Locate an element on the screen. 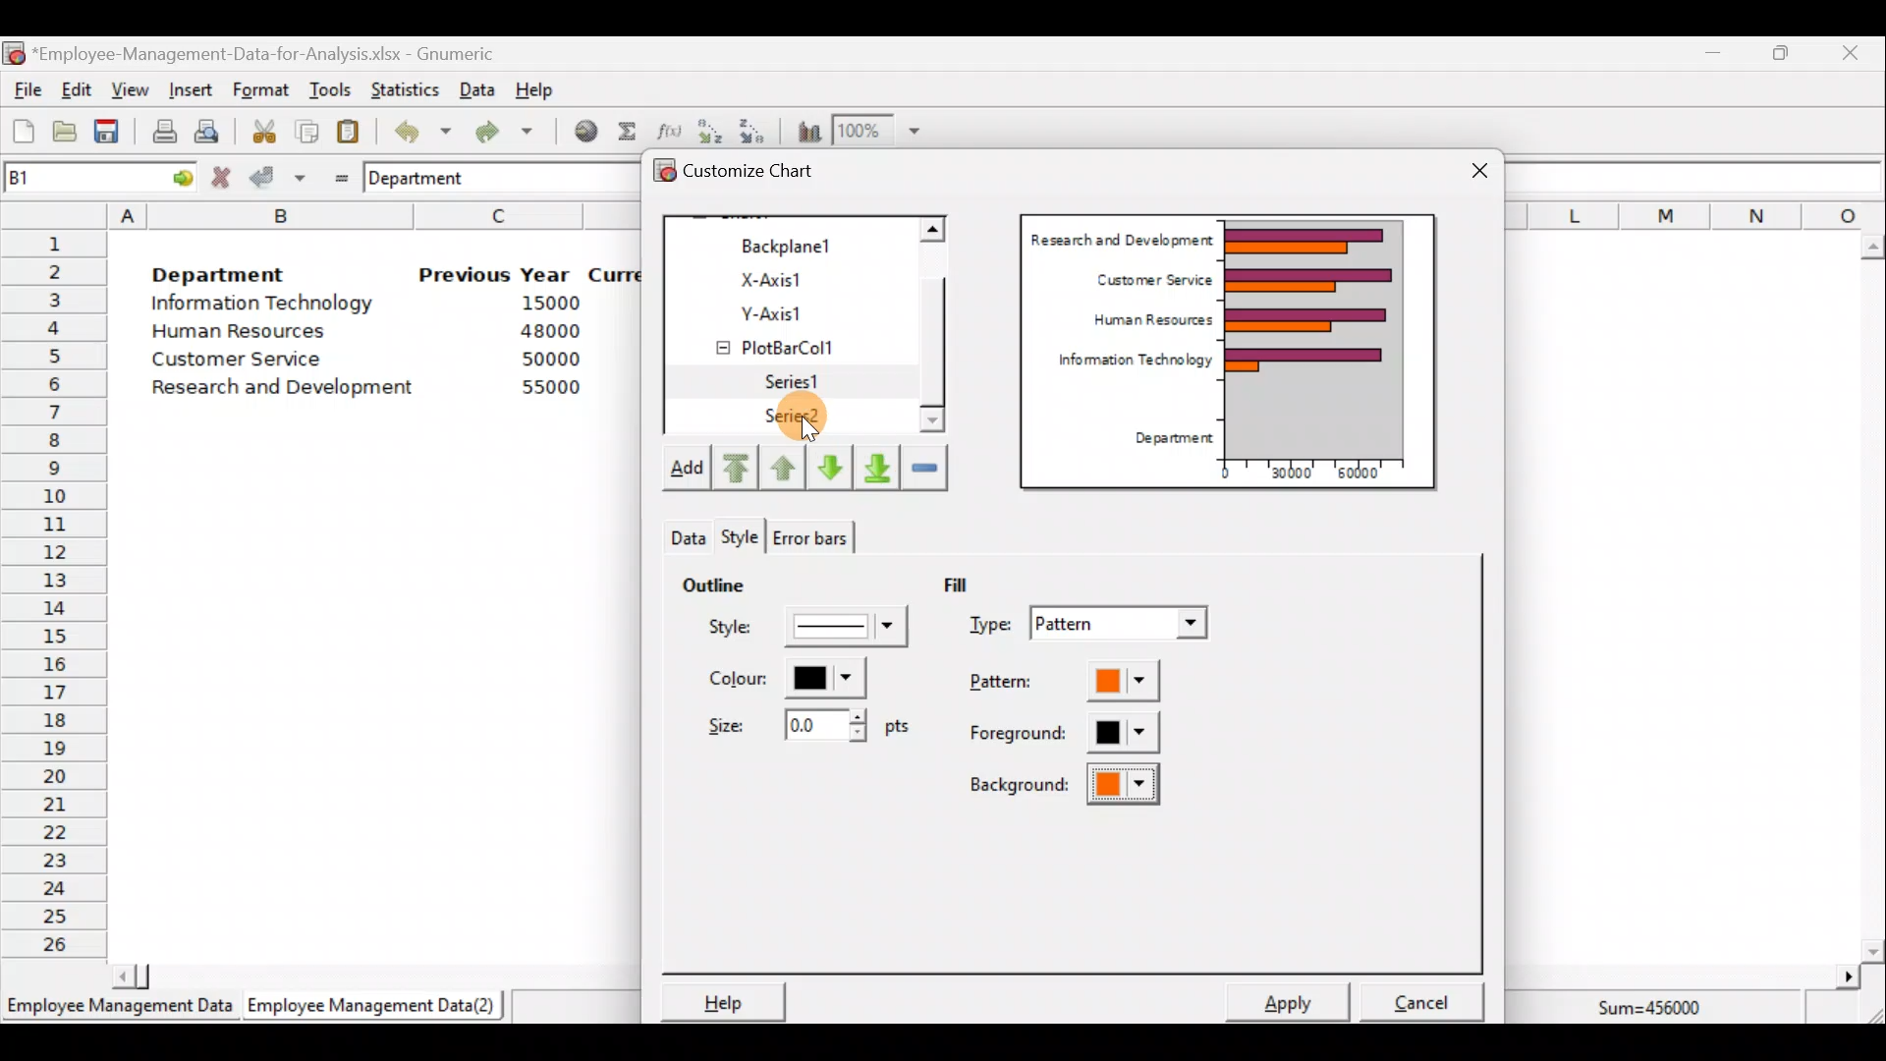 This screenshot has height=1061, width=1886. Background is located at coordinates (1063, 791).